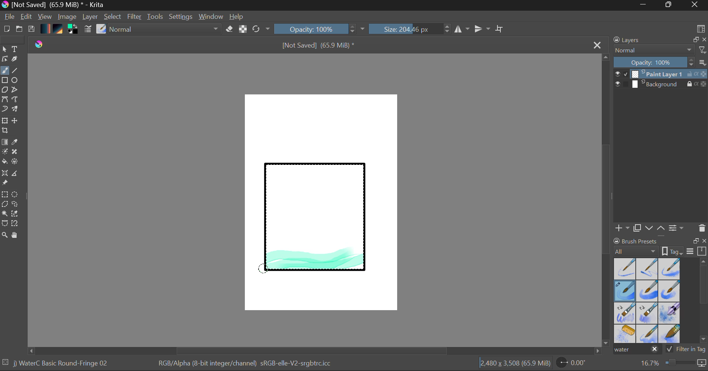  What do you see at coordinates (670, 291) in the screenshot?
I see `Water C - Grunge` at bounding box center [670, 291].